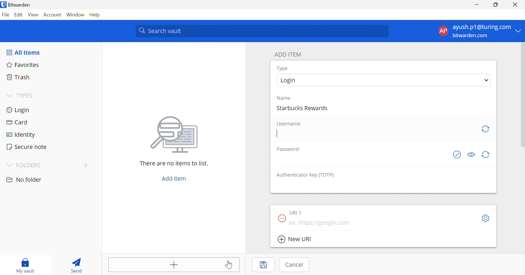 Image resolution: width=525 pixels, height=275 pixels. What do you see at coordinates (78, 265) in the screenshot?
I see `Send` at bounding box center [78, 265].